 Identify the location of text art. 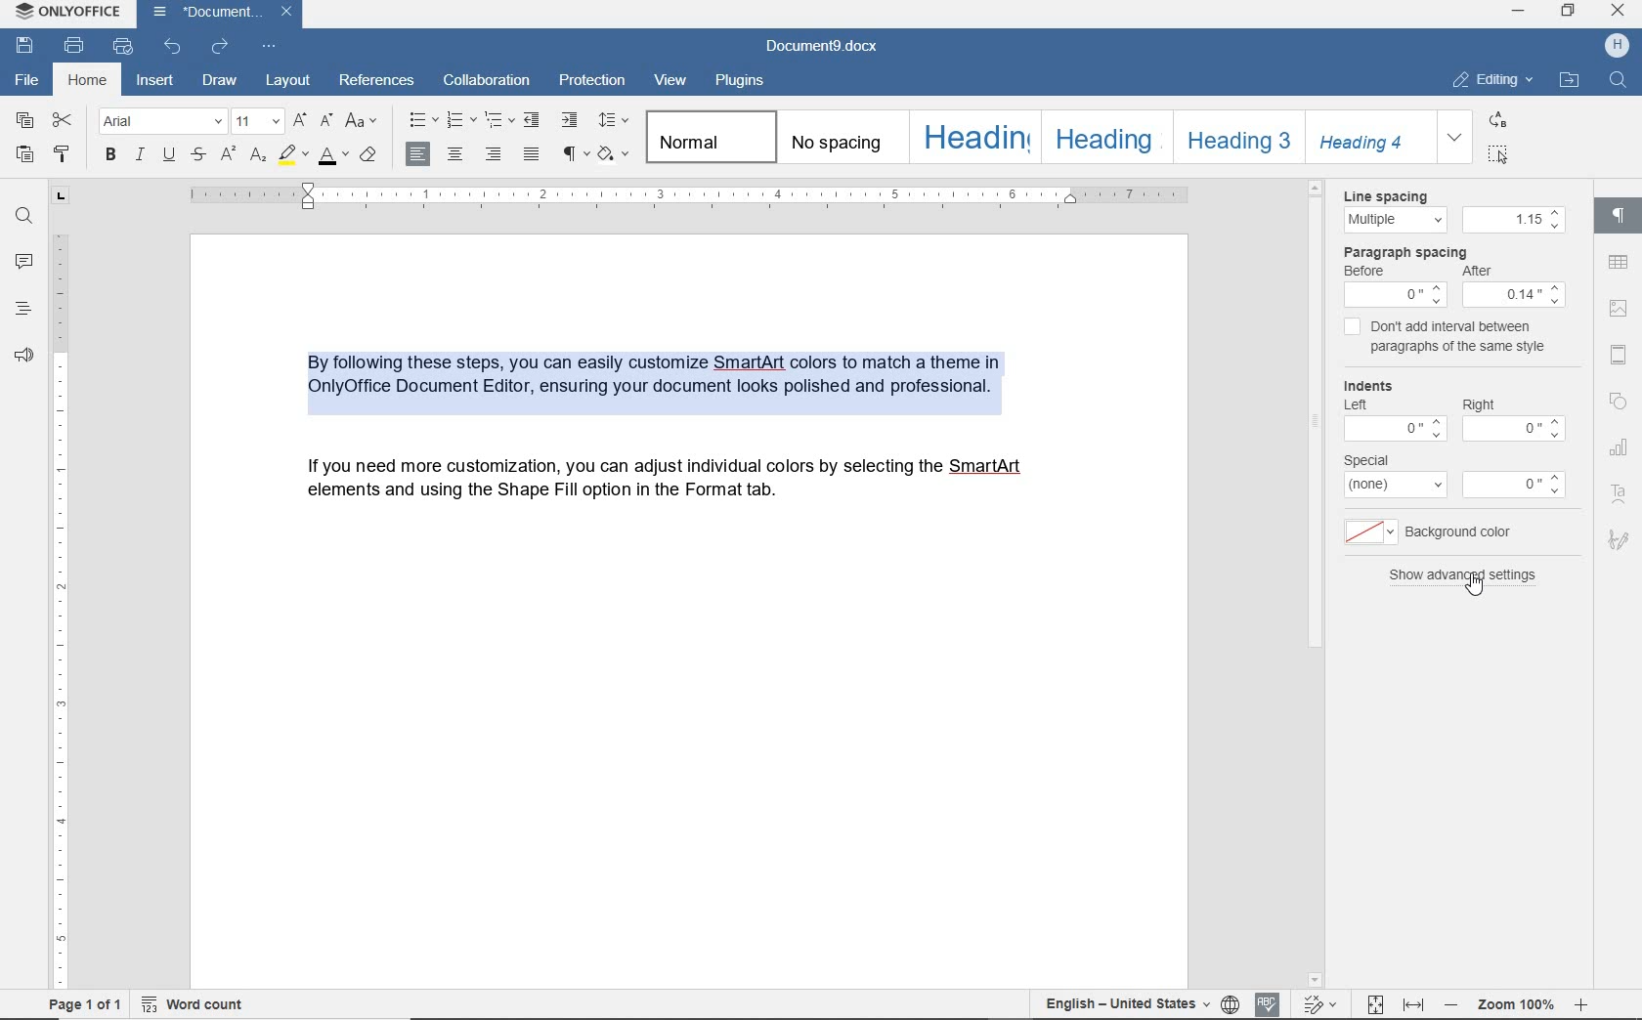
(1617, 493).